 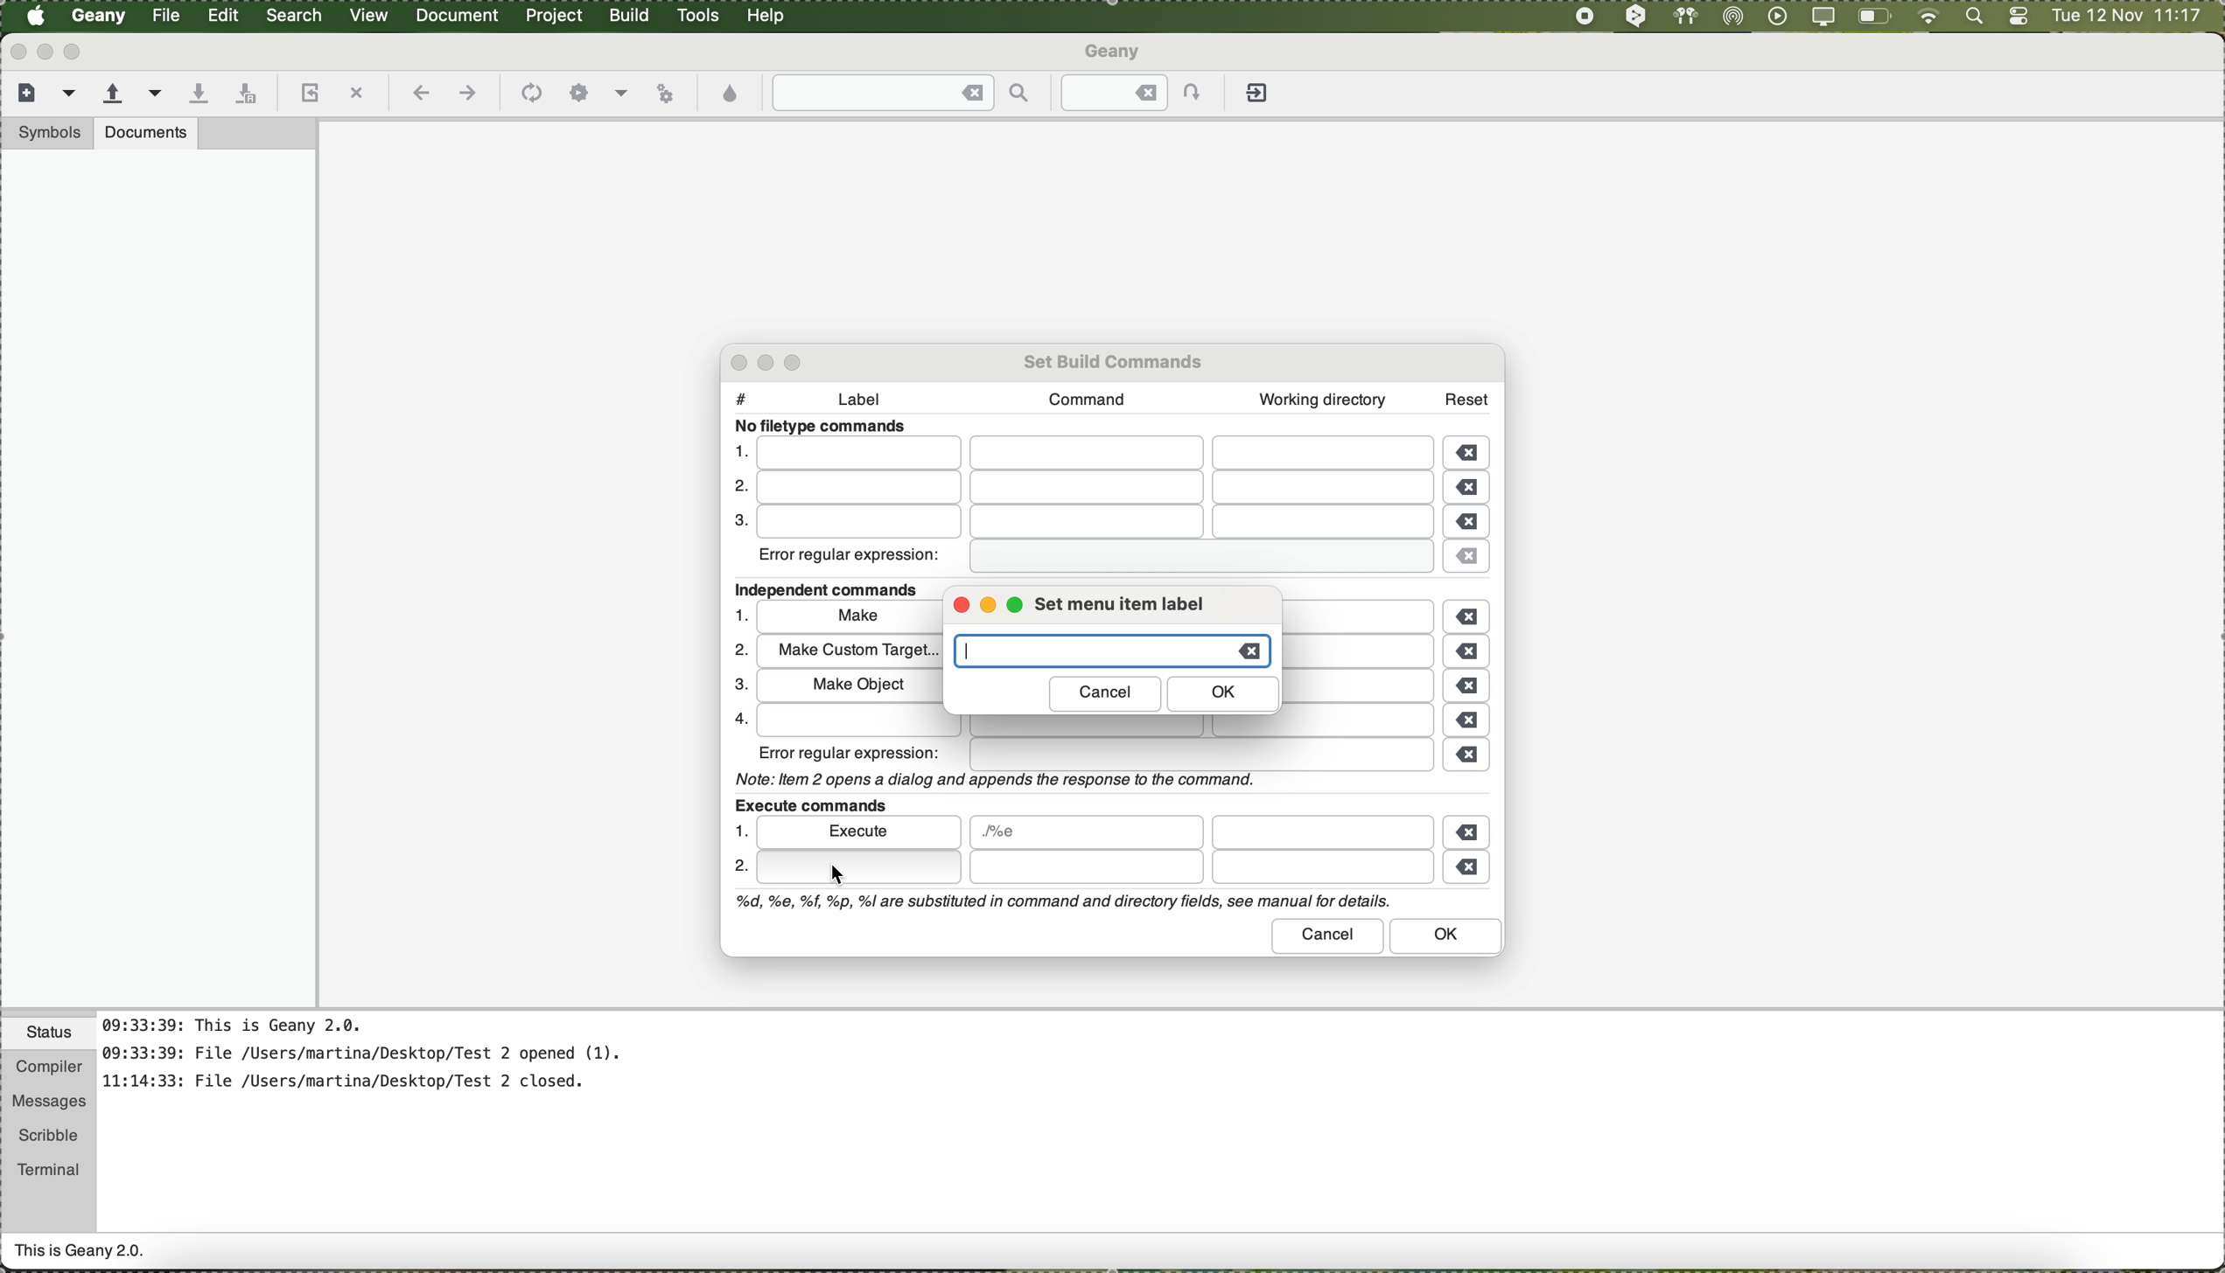 What do you see at coordinates (1116, 53) in the screenshot?
I see `Geany` at bounding box center [1116, 53].